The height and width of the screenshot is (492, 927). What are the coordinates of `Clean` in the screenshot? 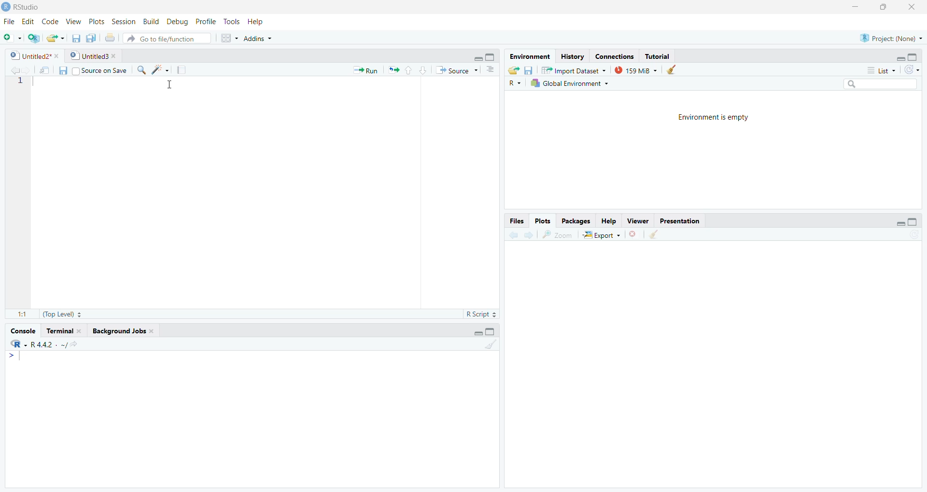 It's located at (490, 344).